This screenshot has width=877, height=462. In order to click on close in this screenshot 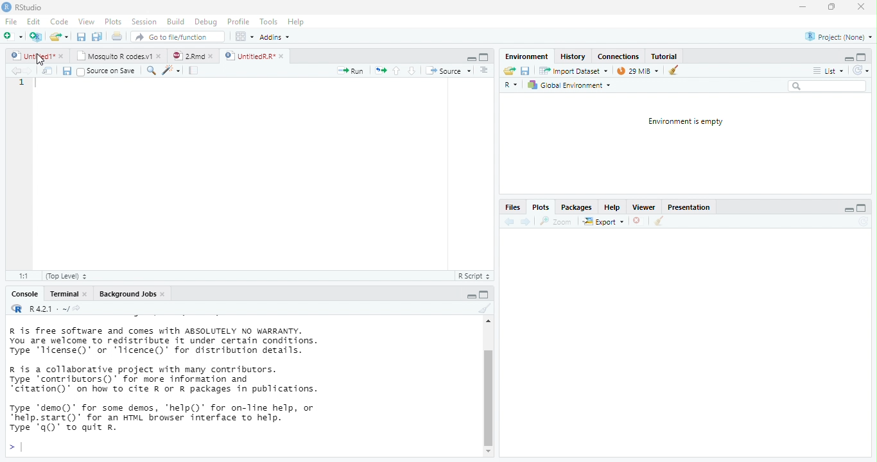, I will do `click(213, 56)`.